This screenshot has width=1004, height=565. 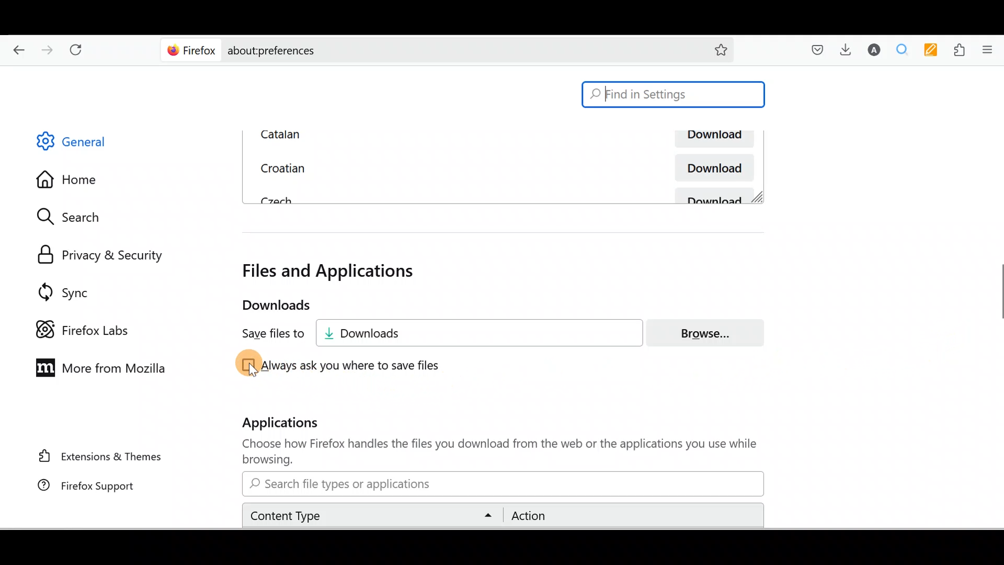 What do you see at coordinates (254, 371) in the screenshot?
I see `cursor` at bounding box center [254, 371].